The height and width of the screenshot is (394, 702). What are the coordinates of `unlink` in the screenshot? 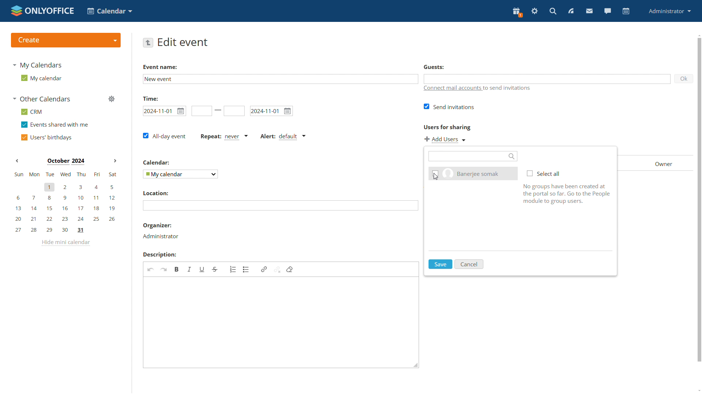 It's located at (277, 270).